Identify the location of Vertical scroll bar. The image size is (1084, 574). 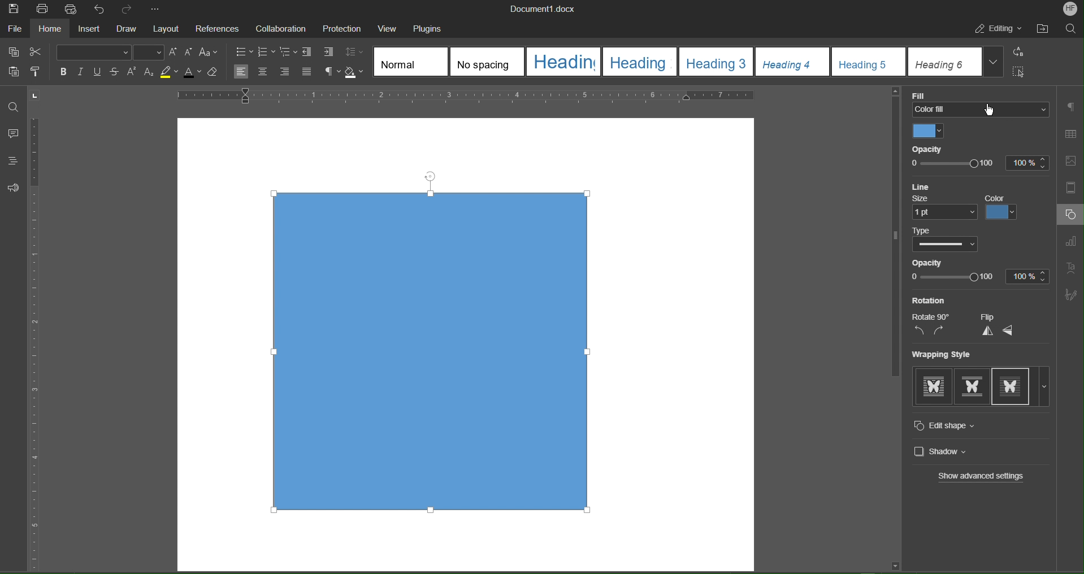
(889, 246).